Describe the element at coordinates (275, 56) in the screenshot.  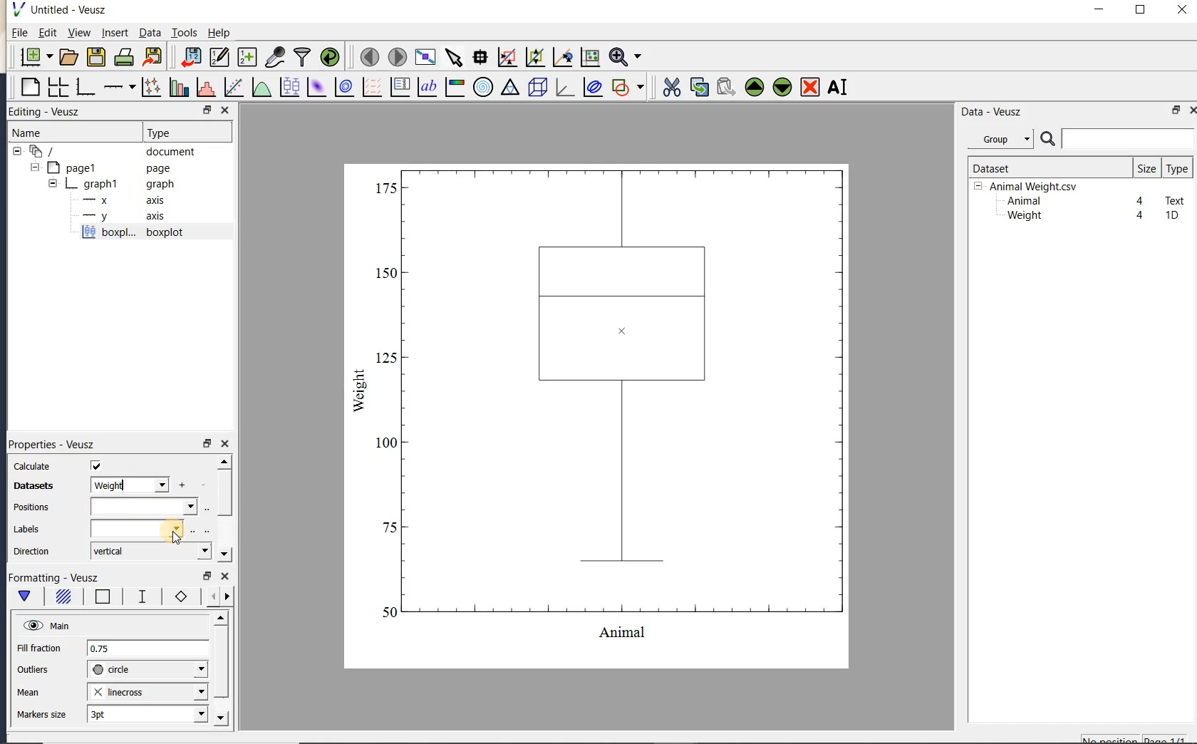
I see `capture remote data` at that location.